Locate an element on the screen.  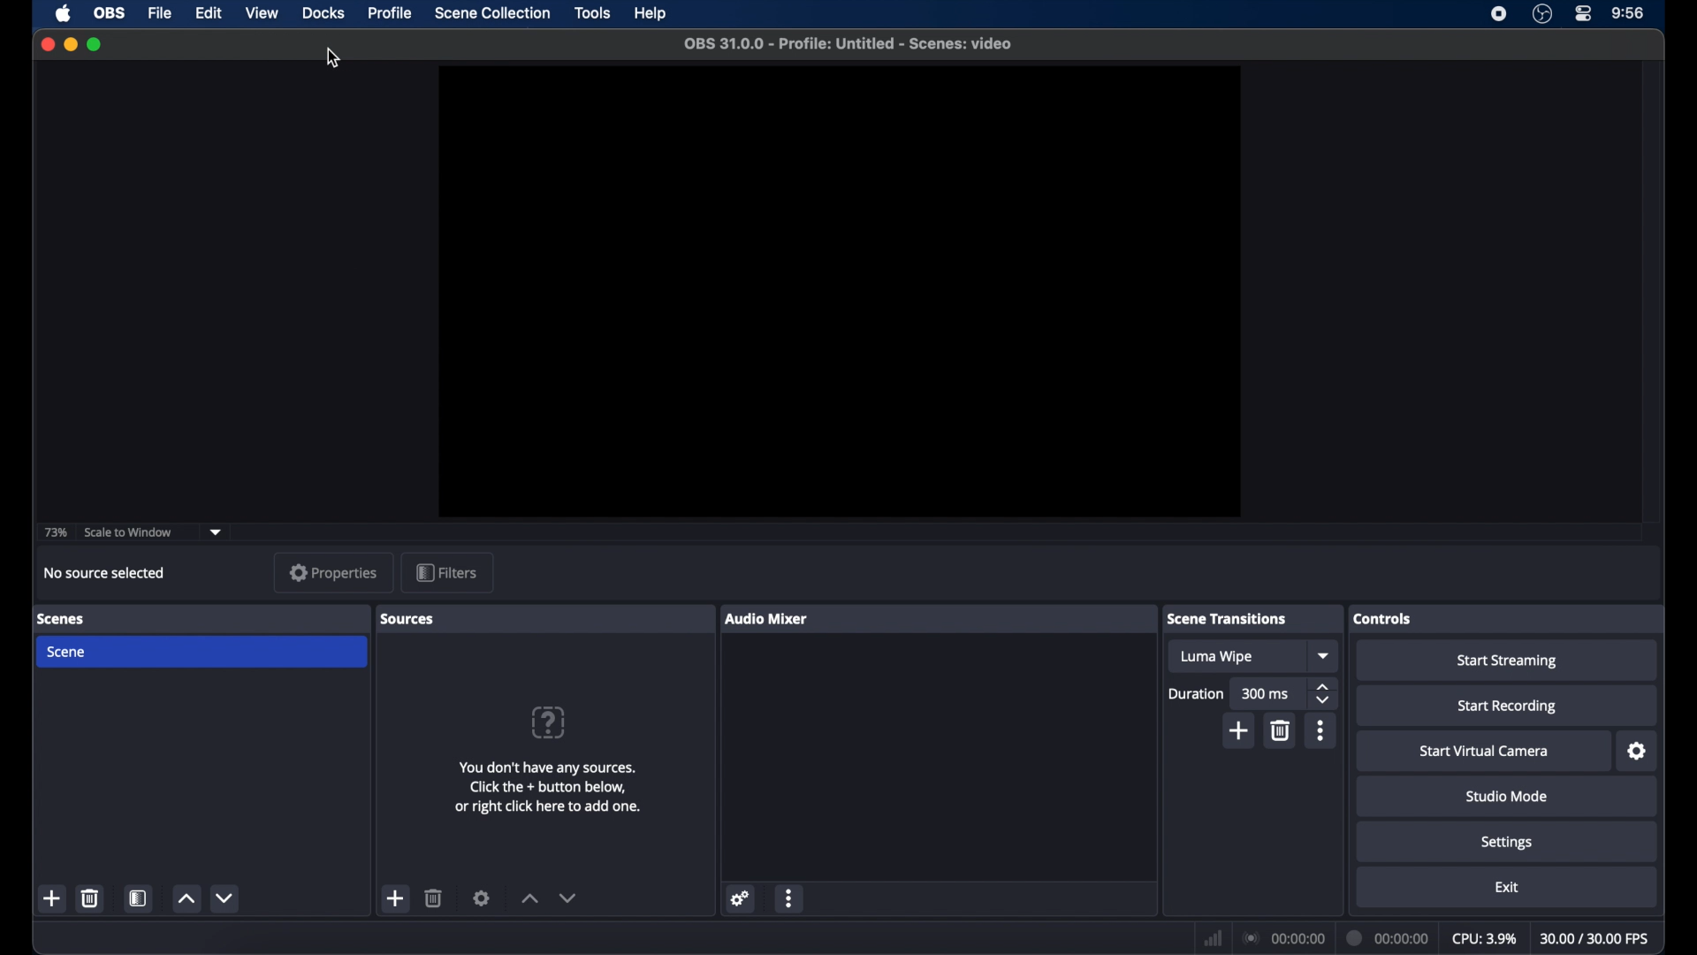
dropdown is located at coordinates (1322, 657).